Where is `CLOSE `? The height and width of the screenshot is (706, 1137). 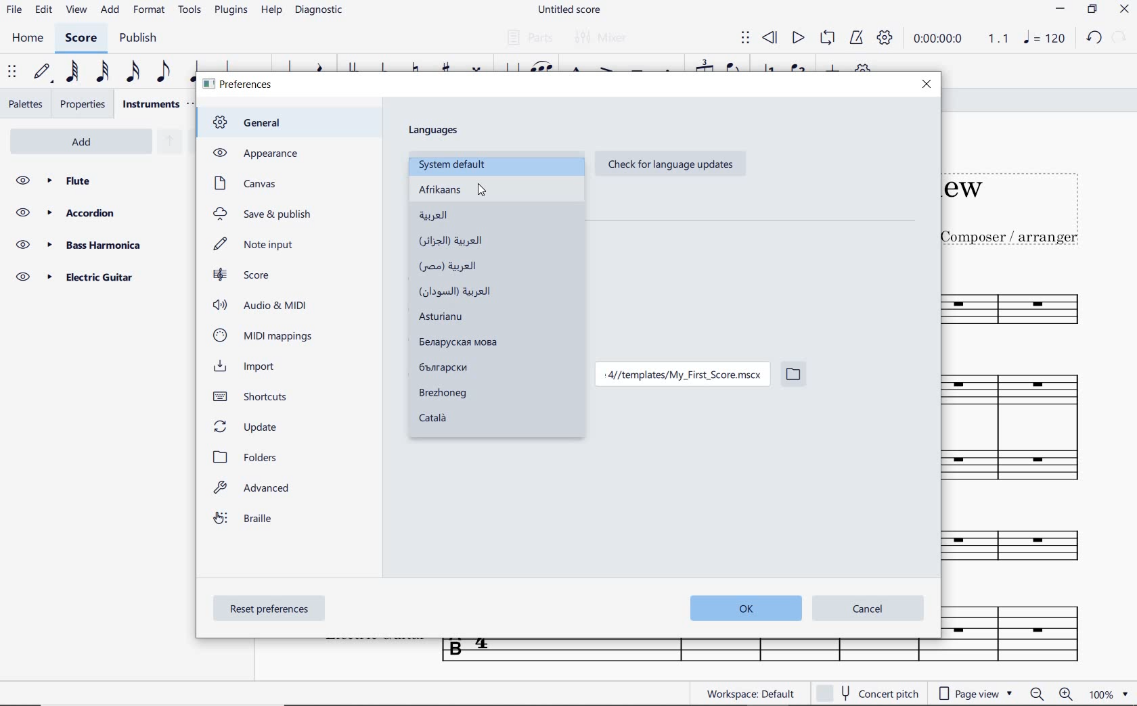
CLOSE  is located at coordinates (1125, 11).